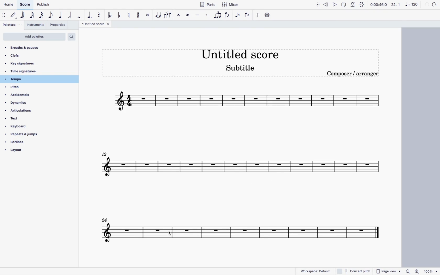 The width and height of the screenshot is (440, 275). What do you see at coordinates (435, 4) in the screenshot?
I see `forward` at bounding box center [435, 4].